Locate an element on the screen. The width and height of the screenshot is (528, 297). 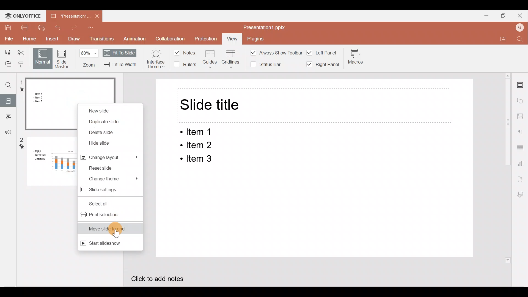
Shapes settings is located at coordinates (521, 100).